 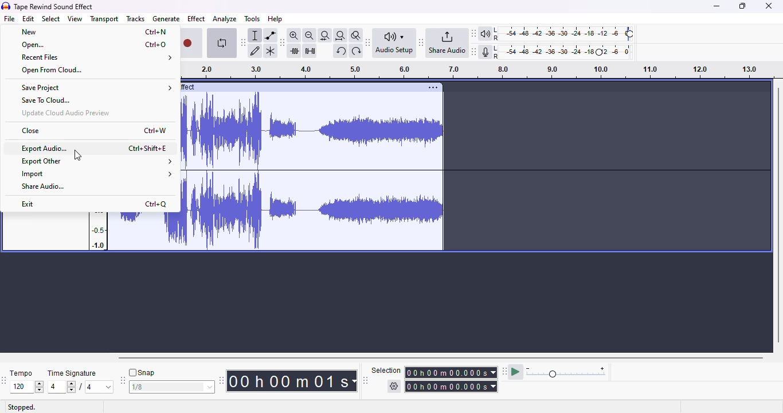 What do you see at coordinates (29, 18) in the screenshot?
I see `edit` at bounding box center [29, 18].